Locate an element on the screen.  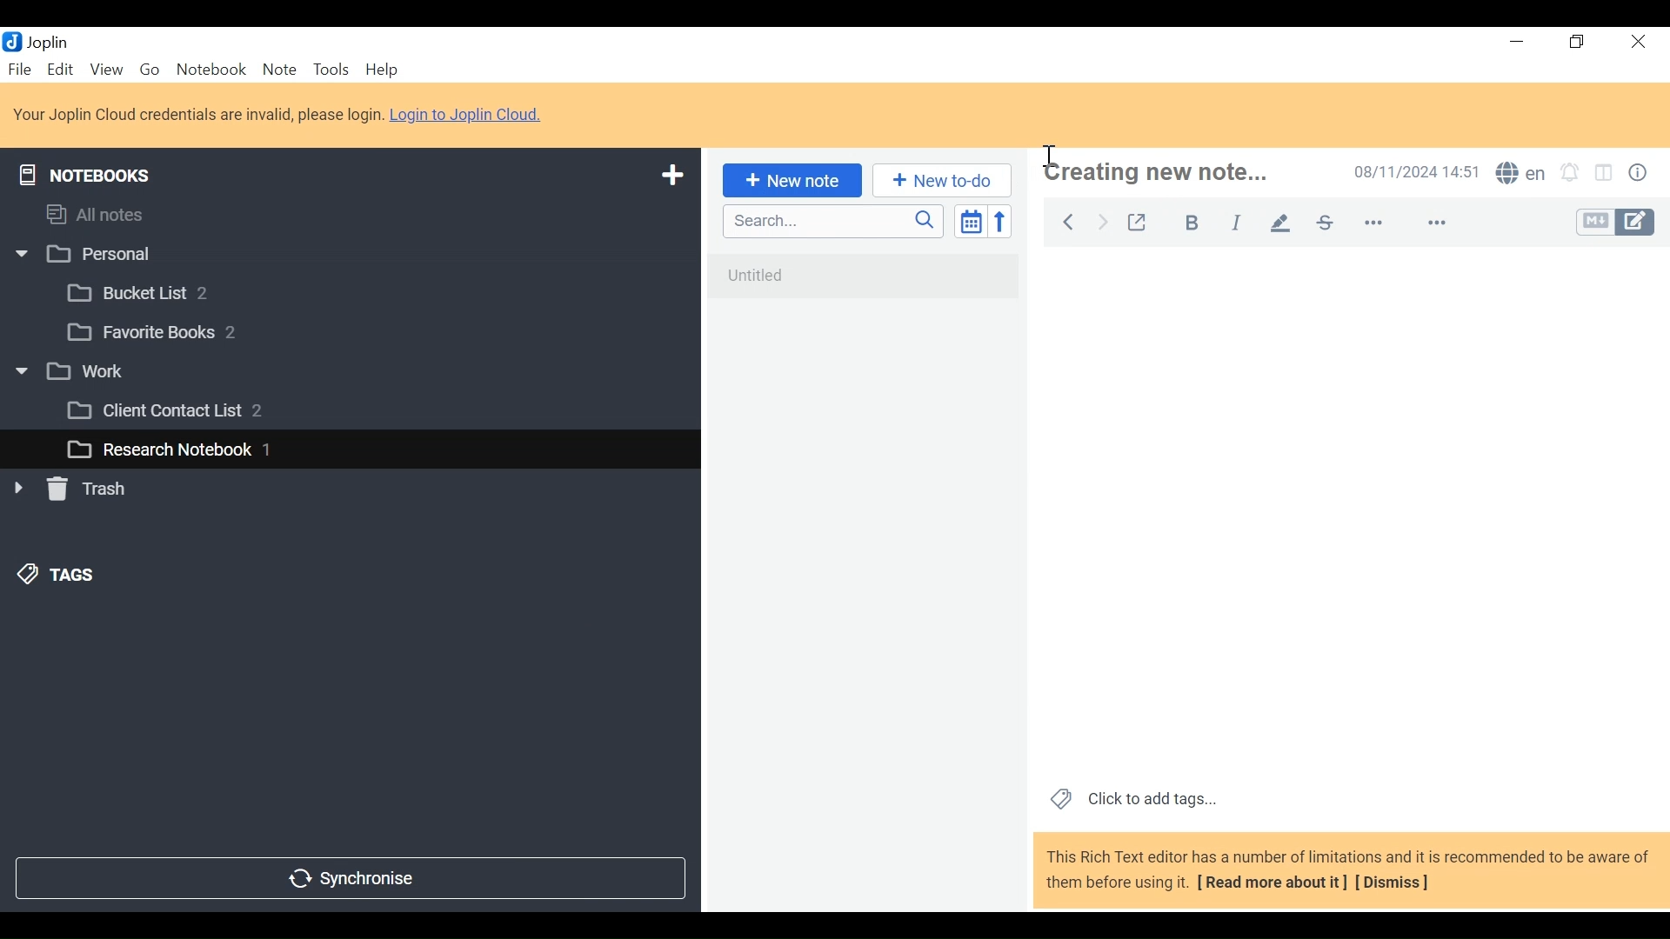
v [3 work is located at coordinates (90, 372).